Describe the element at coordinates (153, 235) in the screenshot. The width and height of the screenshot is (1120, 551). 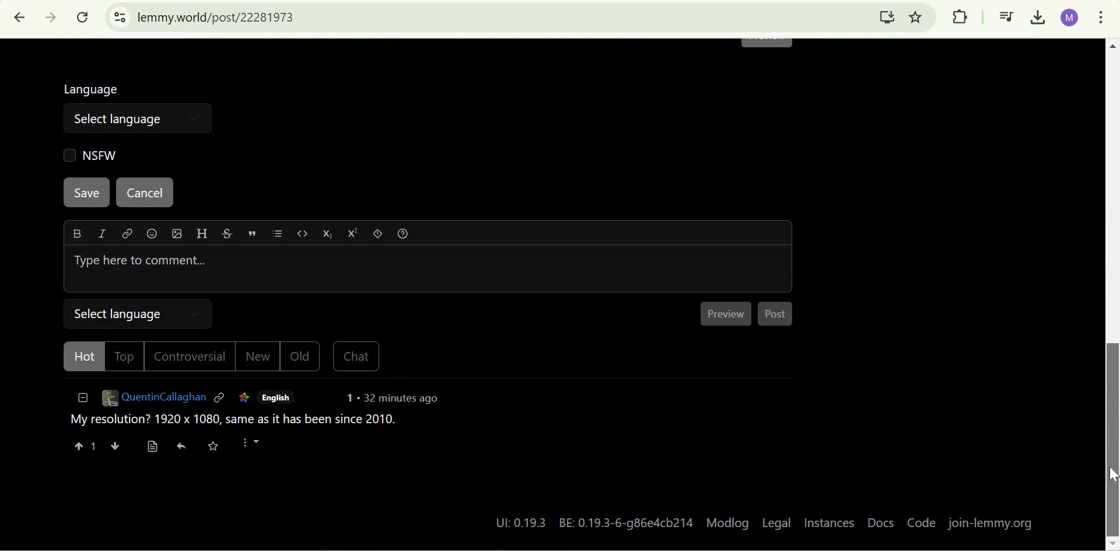
I see `emoji` at that location.